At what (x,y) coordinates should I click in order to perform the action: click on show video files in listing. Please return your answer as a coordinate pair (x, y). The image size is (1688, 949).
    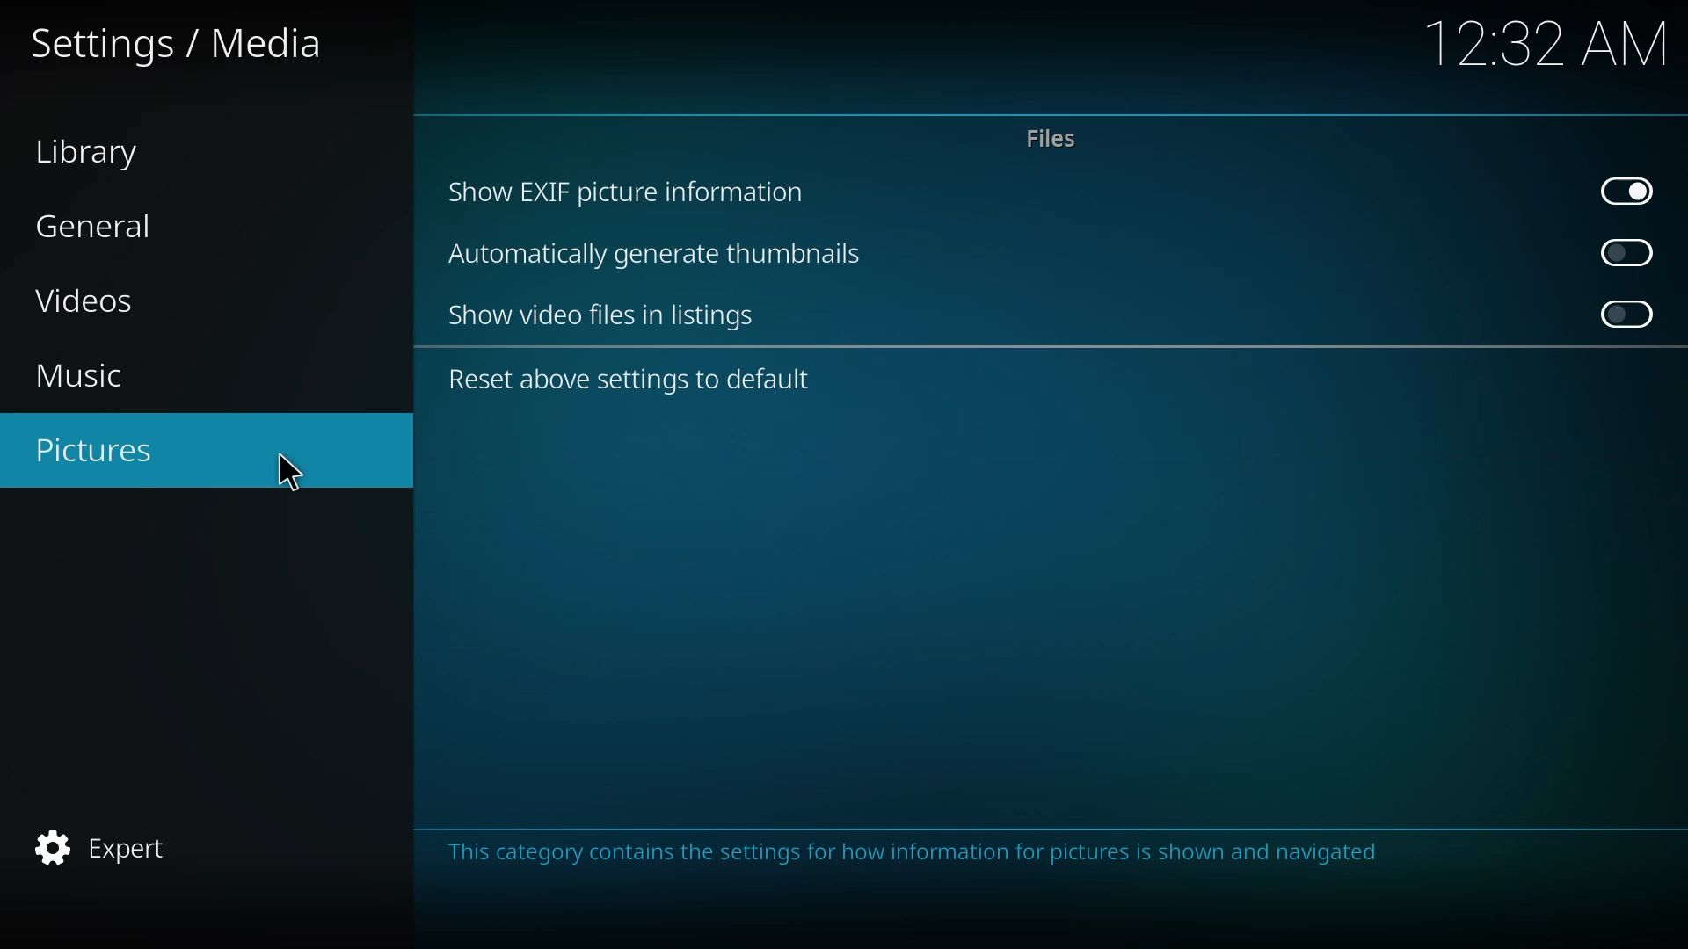
    Looking at the image, I should click on (607, 314).